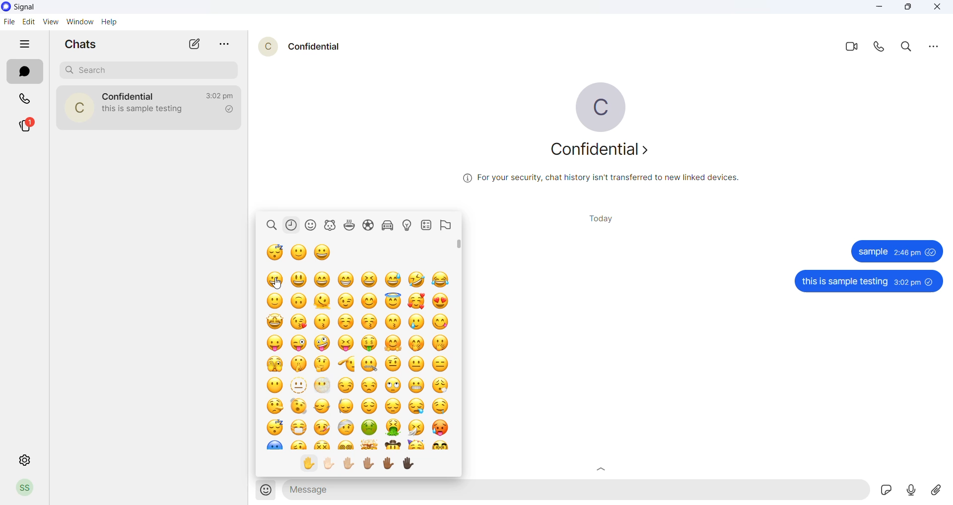  Describe the element at coordinates (605, 108) in the screenshot. I see `profile picture` at that location.